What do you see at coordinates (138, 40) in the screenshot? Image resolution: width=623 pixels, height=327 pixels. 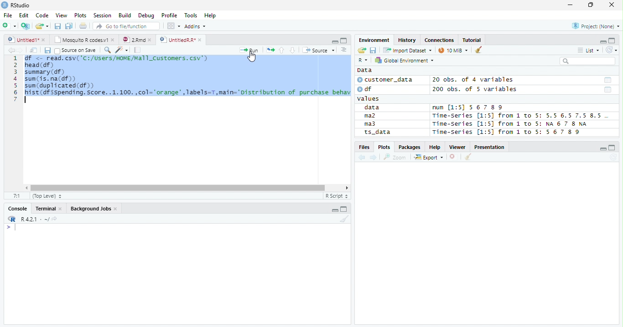 I see `2.Rmd` at bounding box center [138, 40].